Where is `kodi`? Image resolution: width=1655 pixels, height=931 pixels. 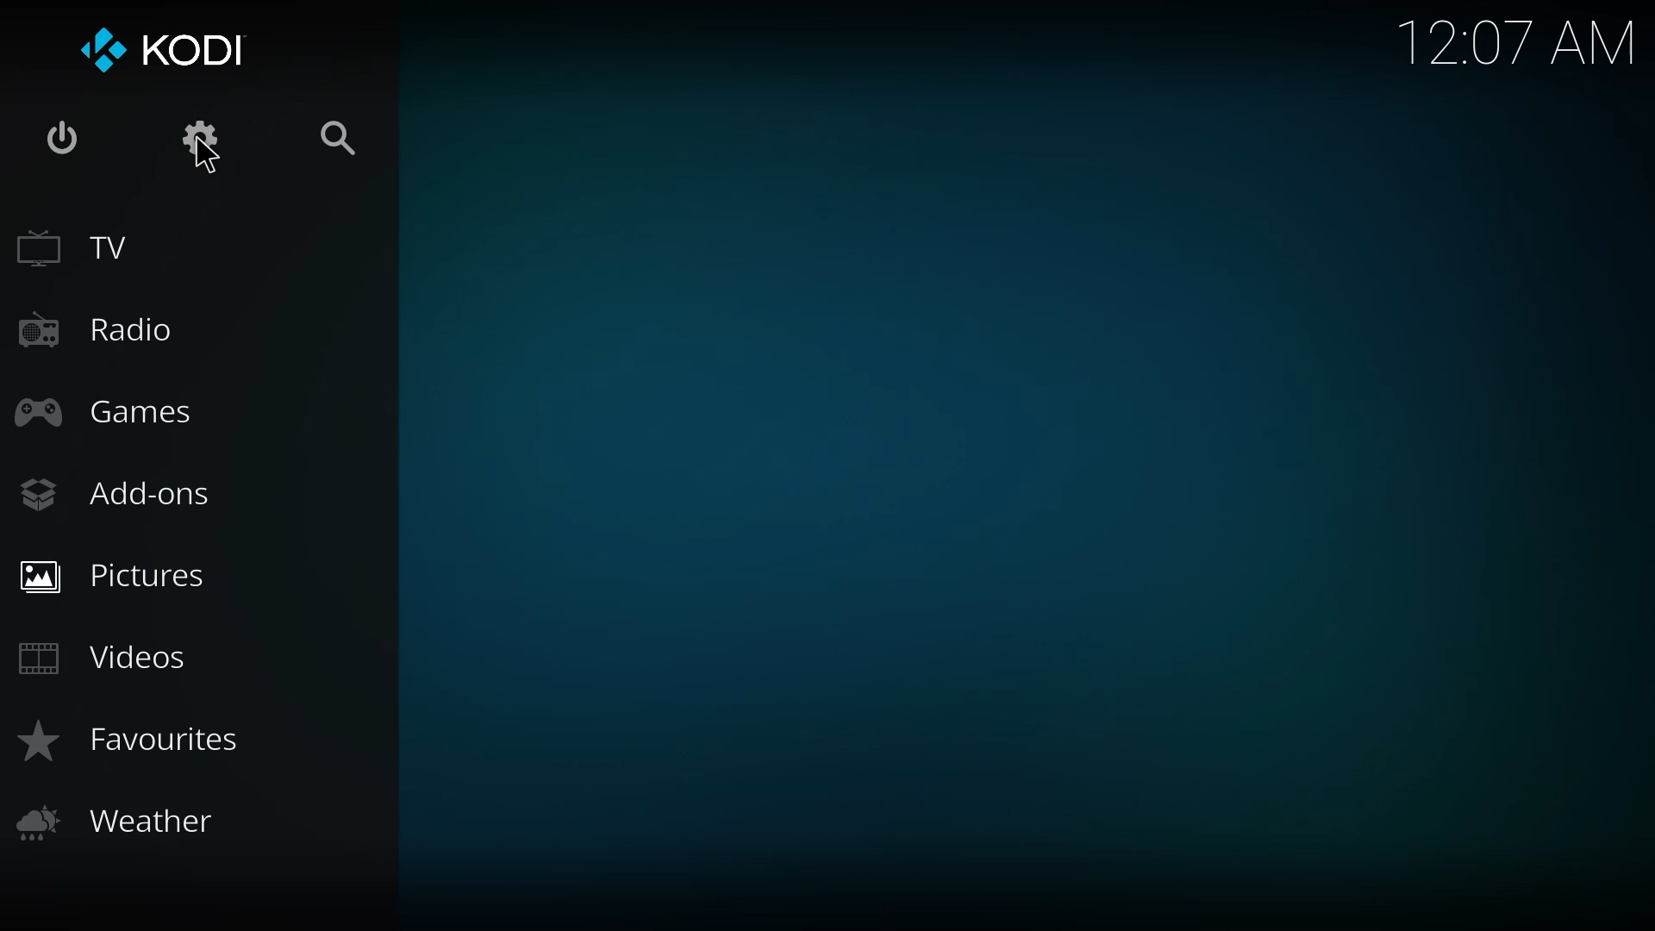 kodi is located at coordinates (160, 51).